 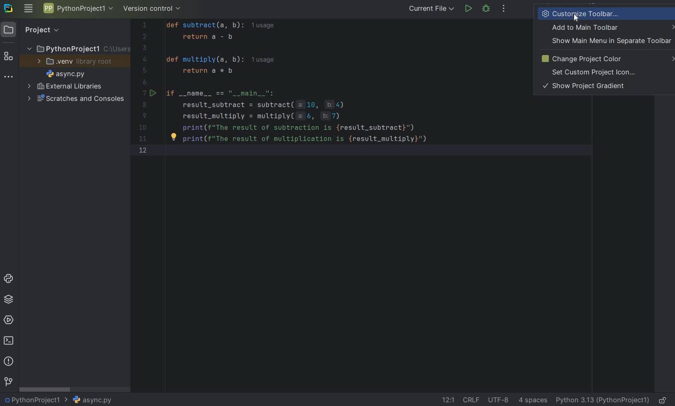 I want to click on PROJECT, so click(x=35, y=30).